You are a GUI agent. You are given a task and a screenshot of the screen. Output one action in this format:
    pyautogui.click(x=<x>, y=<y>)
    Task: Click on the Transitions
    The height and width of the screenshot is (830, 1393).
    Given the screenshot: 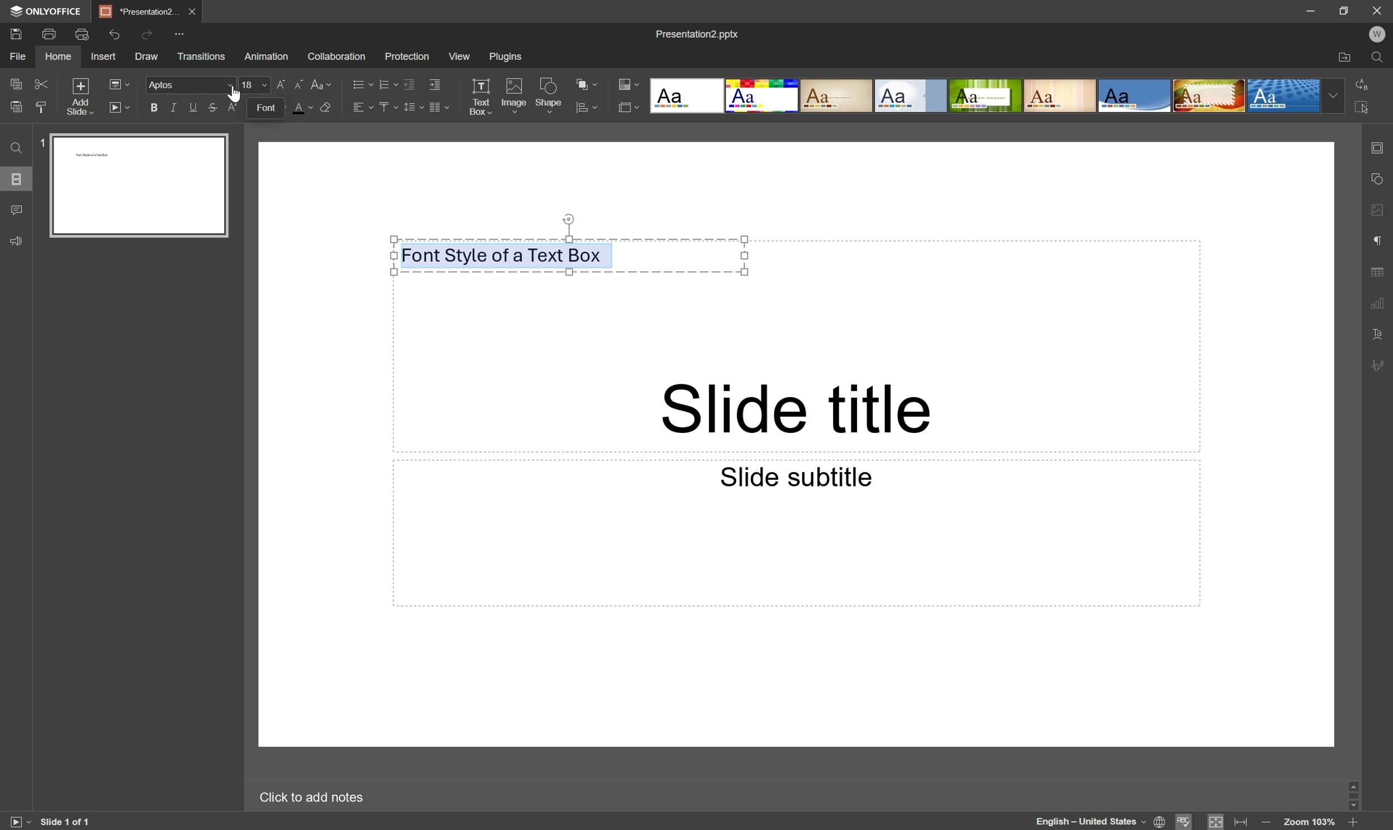 What is the action you would take?
    pyautogui.click(x=201, y=56)
    